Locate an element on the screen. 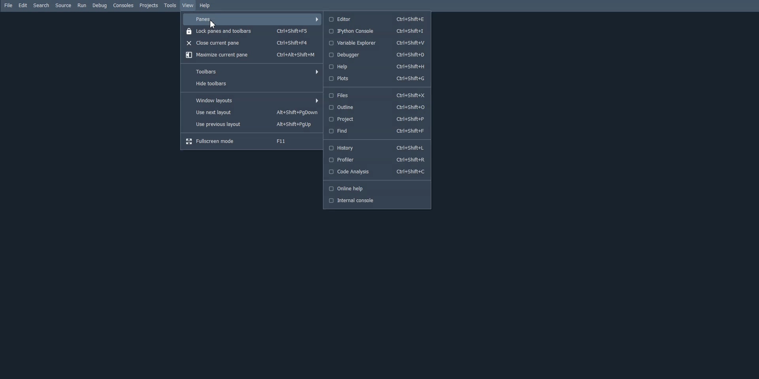  Fullscreen mode is located at coordinates (252, 141).